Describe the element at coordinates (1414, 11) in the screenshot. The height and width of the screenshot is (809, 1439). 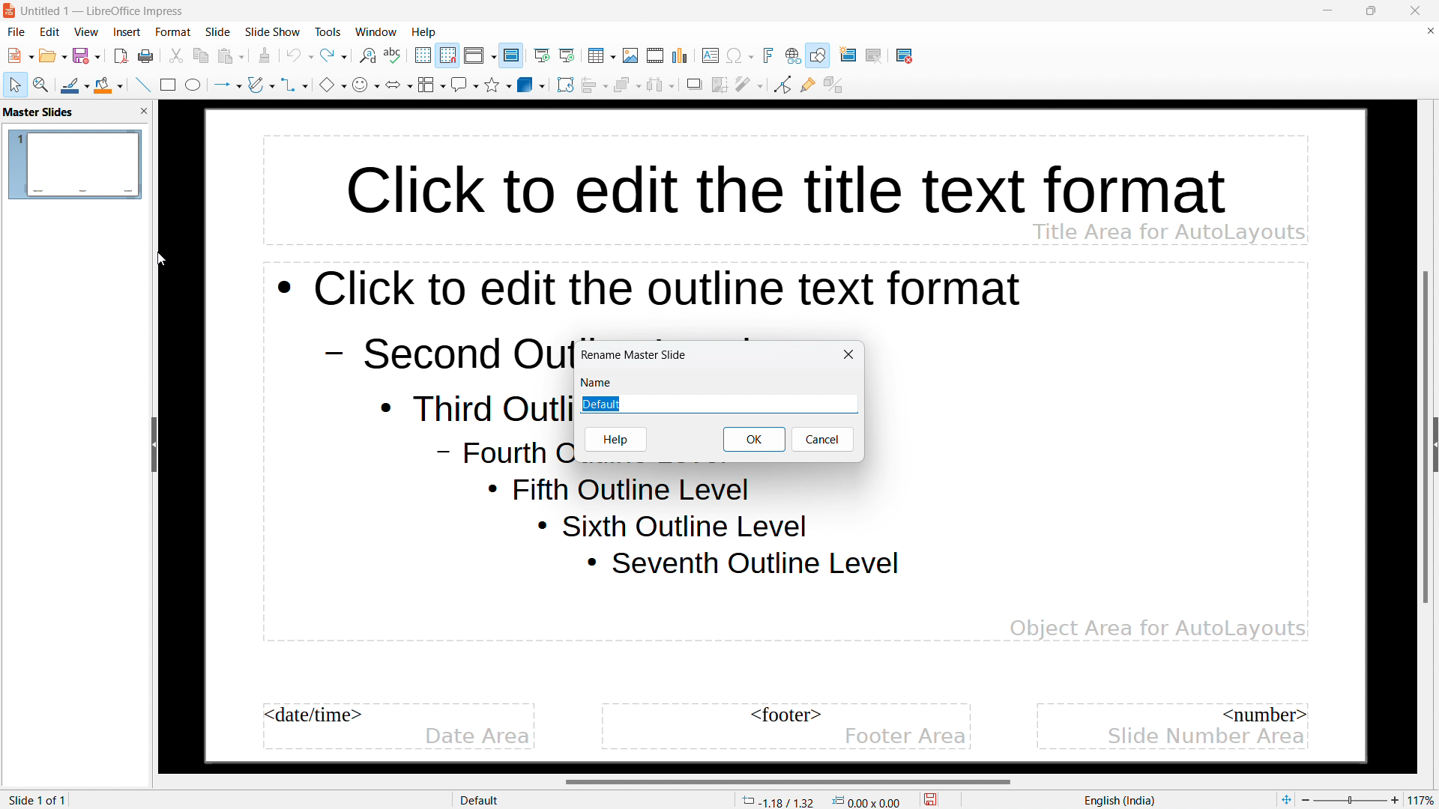
I see `close` at that location.